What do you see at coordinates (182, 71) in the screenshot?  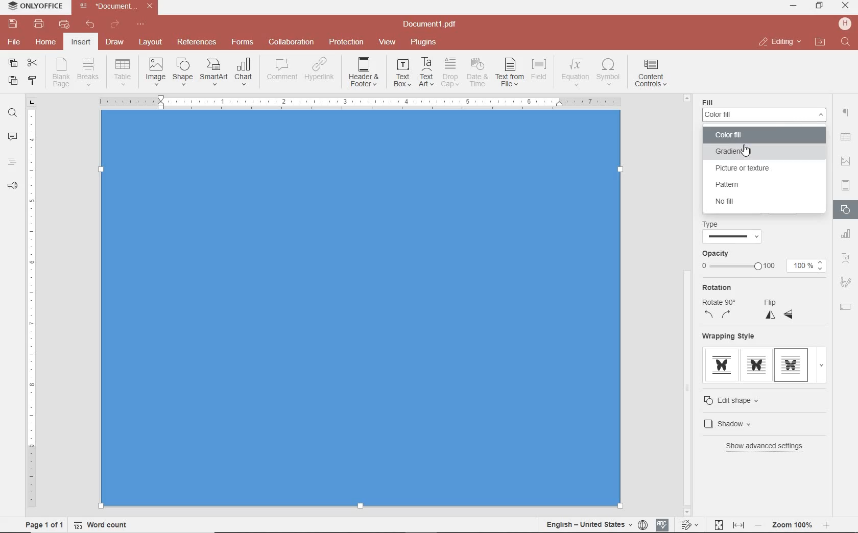 I see `INSERT SHAPE` at bounding box center [182, 71].